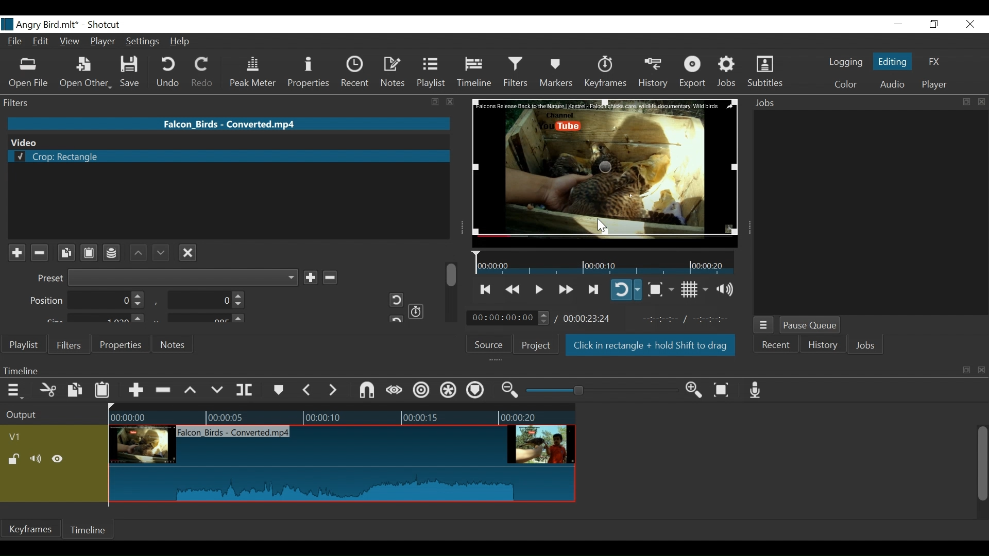 The image size is (989, 556). What do you see at coordinates (48, 391) in the screenshot?
I see `Cut` at bounding box center [48, 391].